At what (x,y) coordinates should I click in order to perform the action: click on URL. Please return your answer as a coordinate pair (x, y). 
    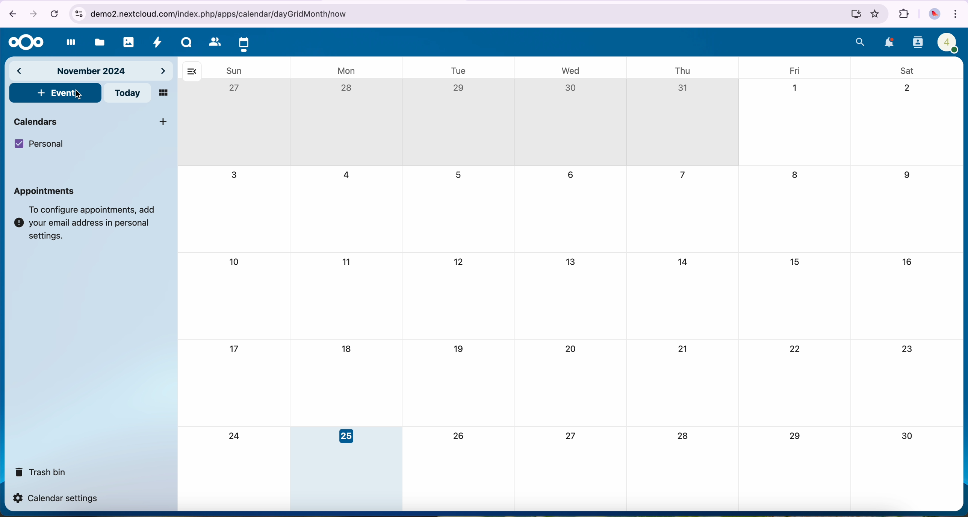
    Looking at the image, I should click on (224, 14).